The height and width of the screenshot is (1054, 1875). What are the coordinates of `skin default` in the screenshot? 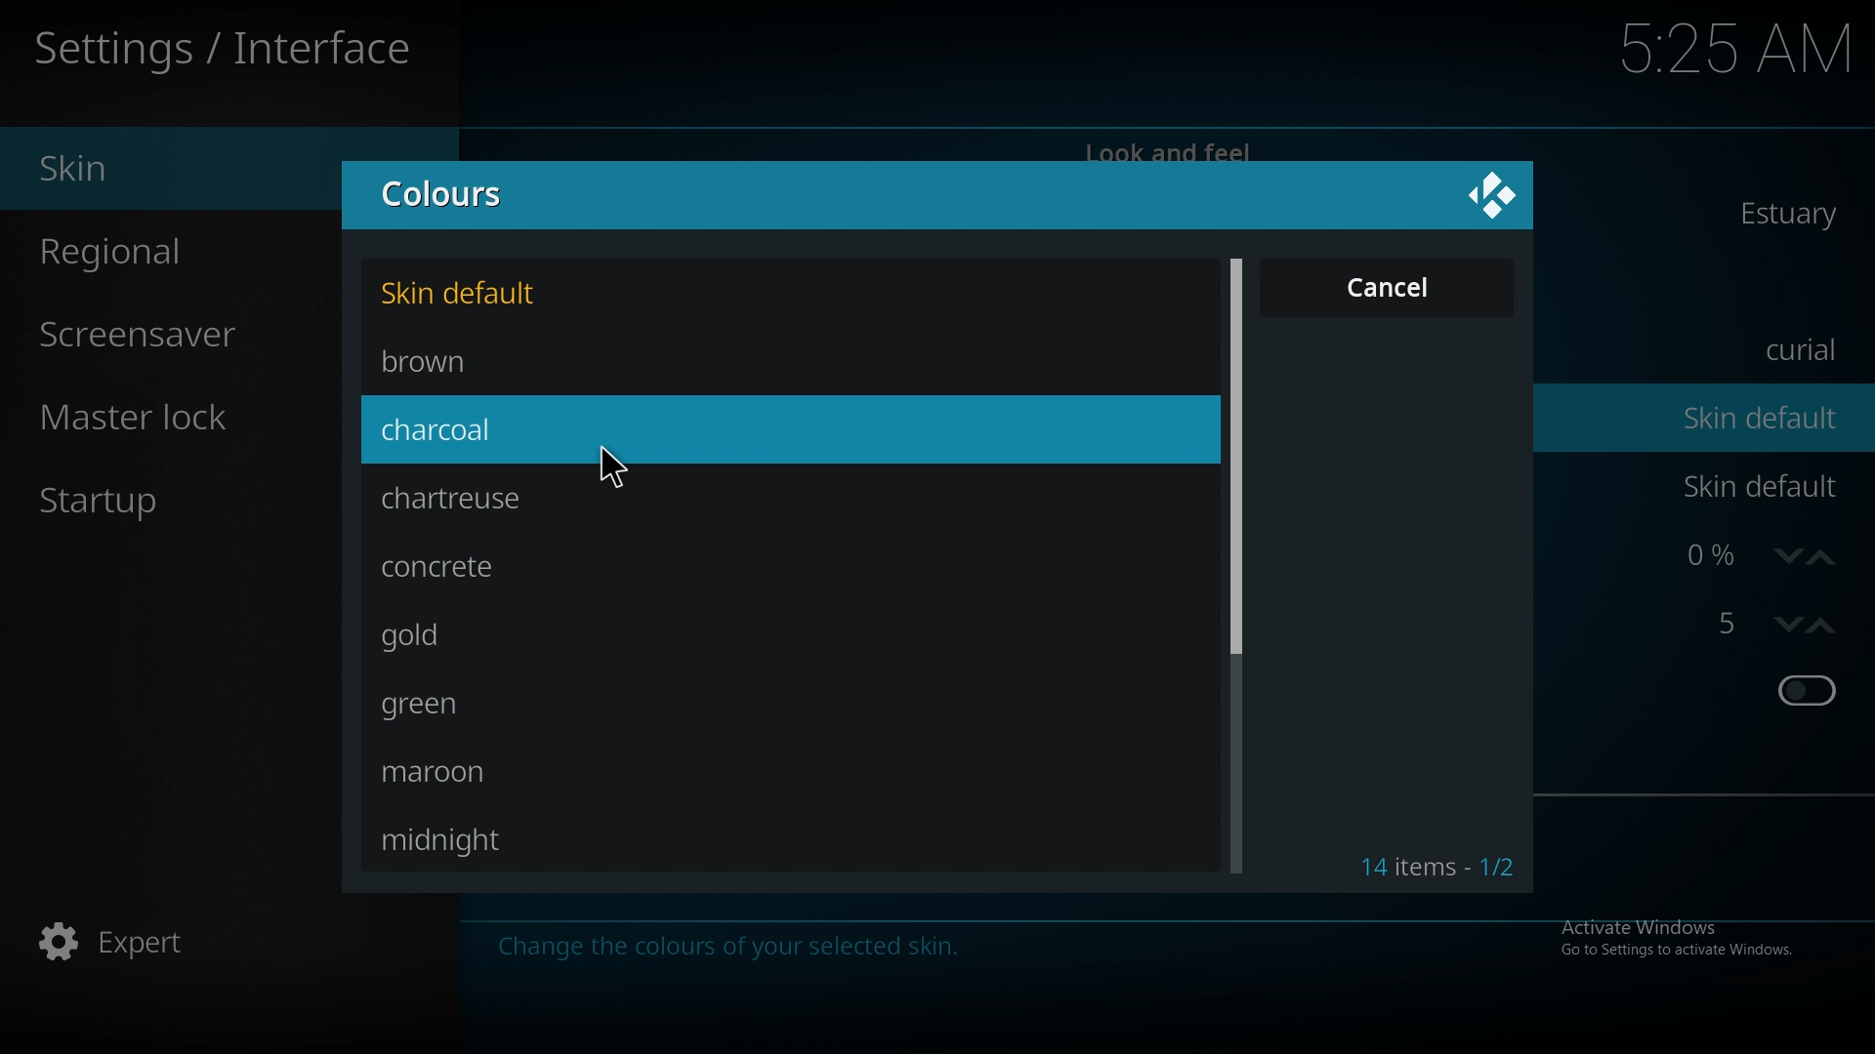 It's located at (1764, 486).